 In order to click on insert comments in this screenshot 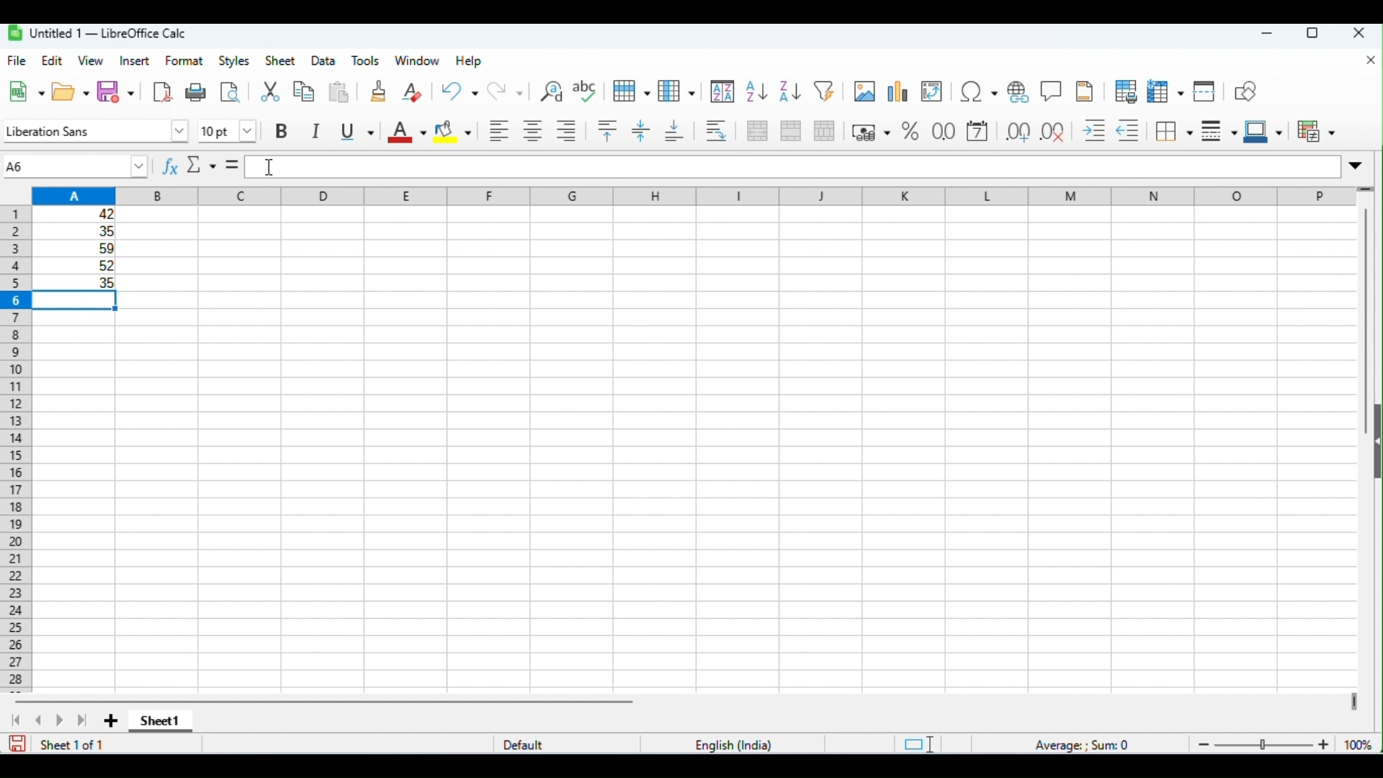, I will do `click(1051, 91)`.